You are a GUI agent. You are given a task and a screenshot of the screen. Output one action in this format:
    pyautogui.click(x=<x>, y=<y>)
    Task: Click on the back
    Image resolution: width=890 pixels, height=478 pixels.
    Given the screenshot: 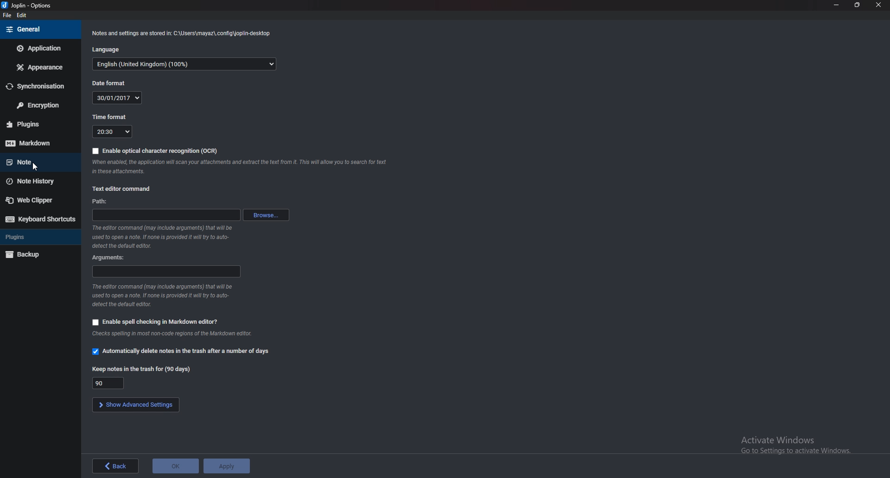 What is the action you would take?
    pyautogui.click(x=114, y=466)
    